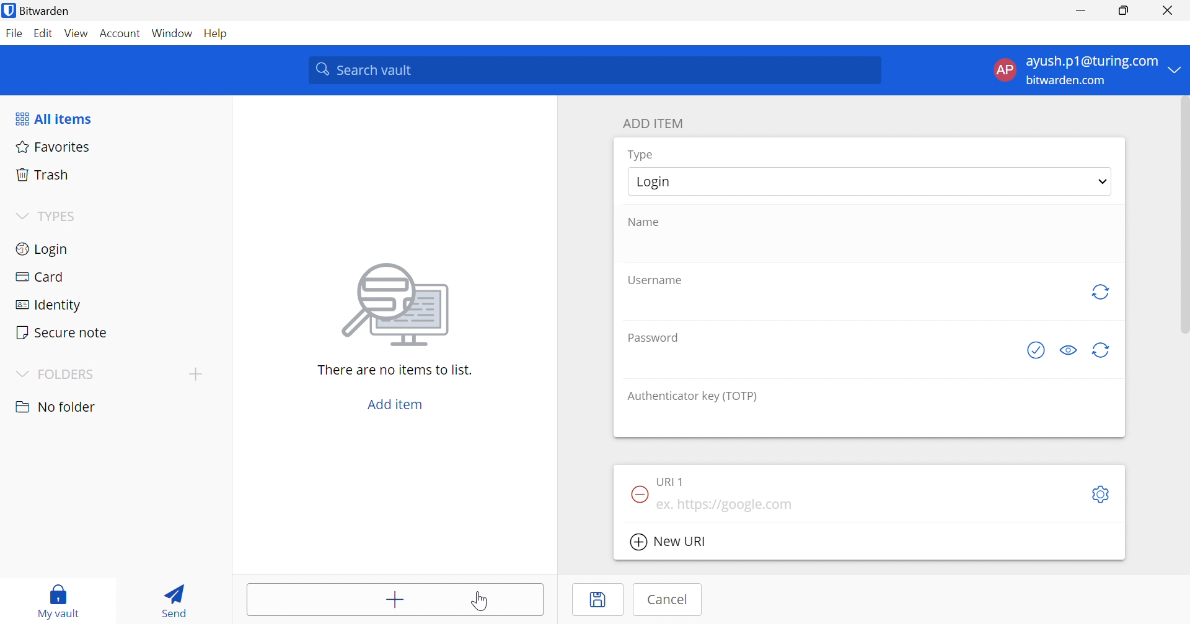  I want to click on Drop Down, so click(19, 373).